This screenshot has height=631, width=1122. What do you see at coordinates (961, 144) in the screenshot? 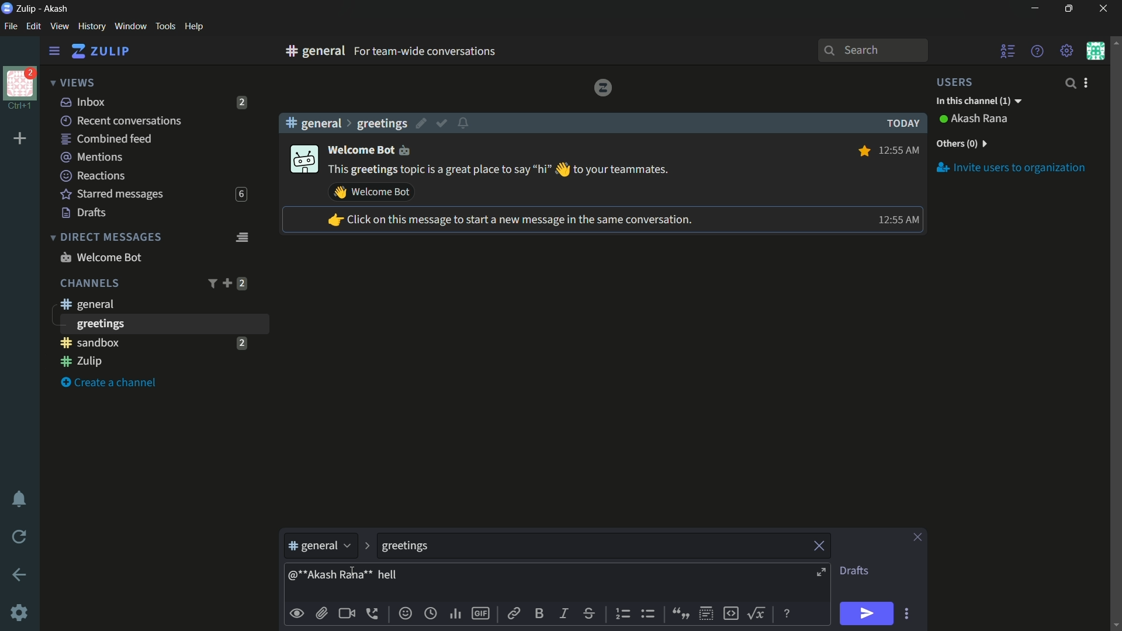
I see `others (0)` at bounding box center [961, 144].